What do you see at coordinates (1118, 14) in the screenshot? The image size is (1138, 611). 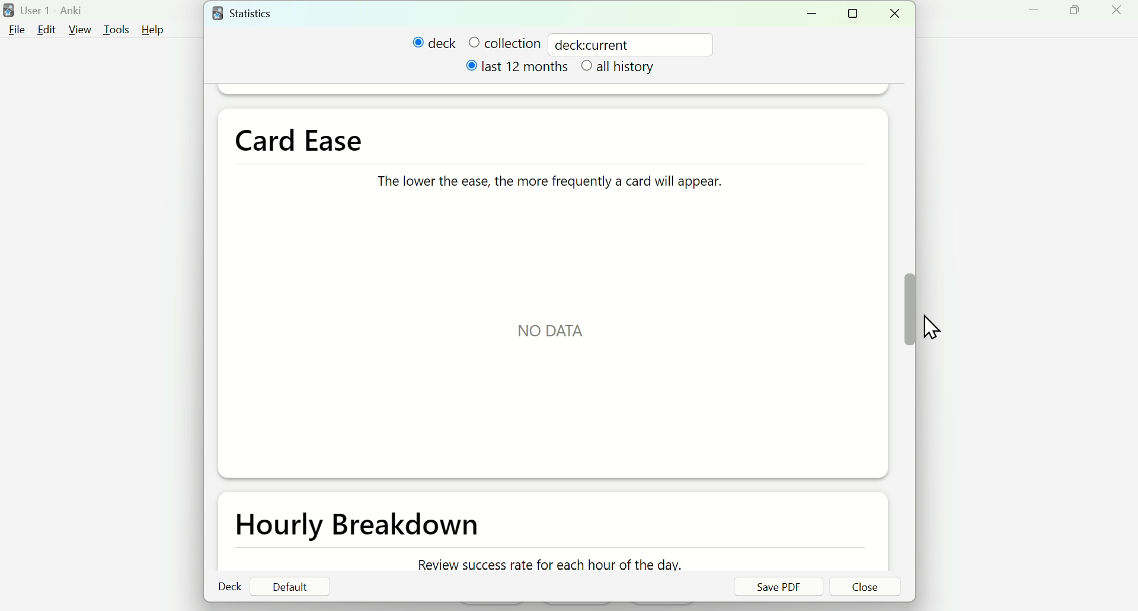 I see `Close` at bounding box center [1118, 14].